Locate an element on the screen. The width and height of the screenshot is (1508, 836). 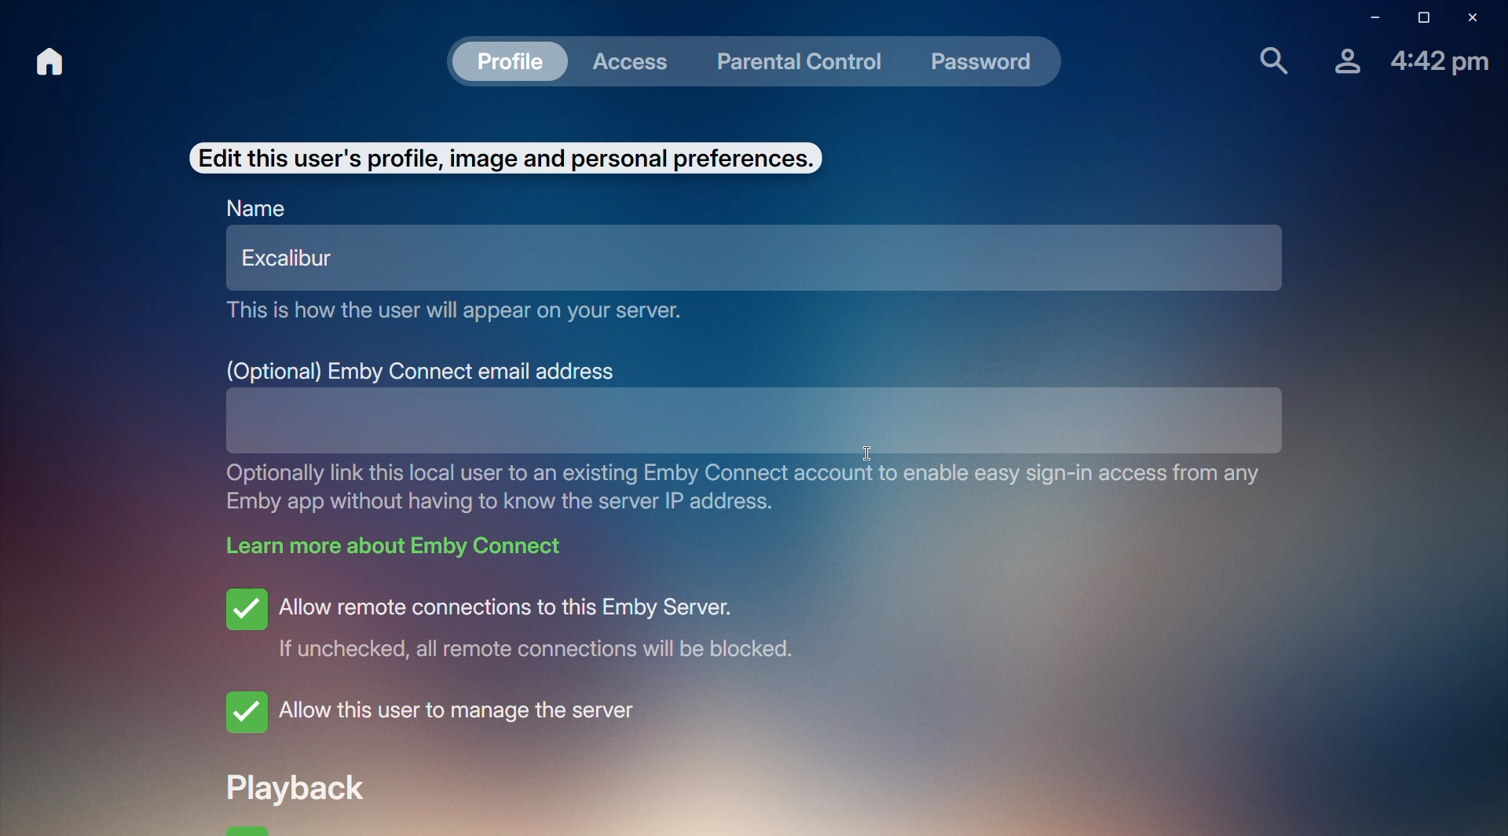
4:42 pm is located at coordinates (1441, 63).